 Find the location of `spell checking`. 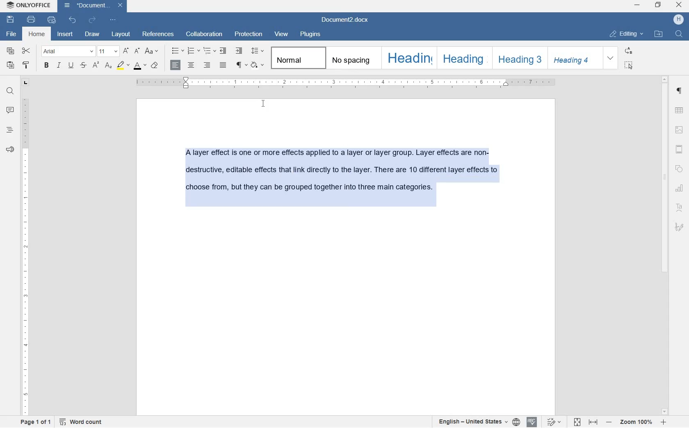

spell checking is located at coordinates (532, 422).